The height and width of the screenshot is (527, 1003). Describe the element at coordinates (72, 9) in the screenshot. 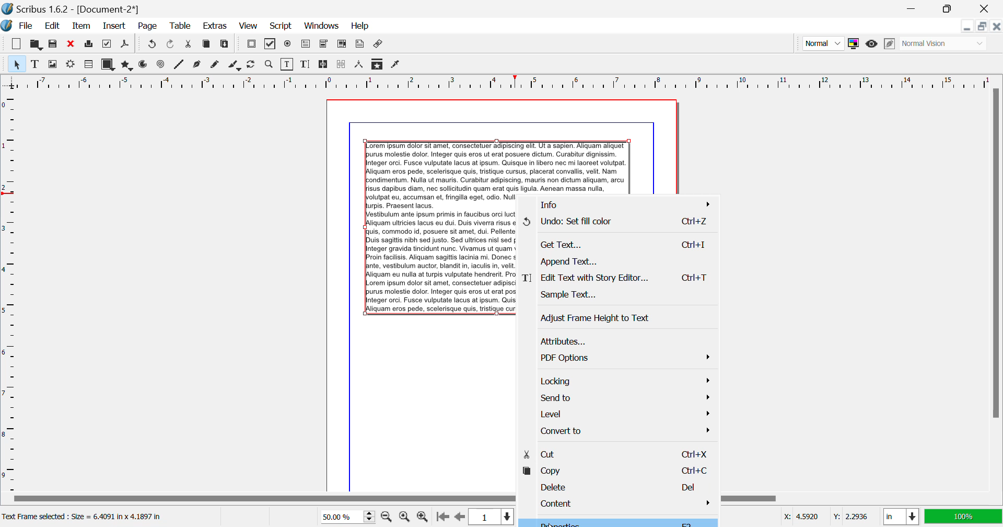

I see `Scribus 1.62 - [Document-2*]` at that location.